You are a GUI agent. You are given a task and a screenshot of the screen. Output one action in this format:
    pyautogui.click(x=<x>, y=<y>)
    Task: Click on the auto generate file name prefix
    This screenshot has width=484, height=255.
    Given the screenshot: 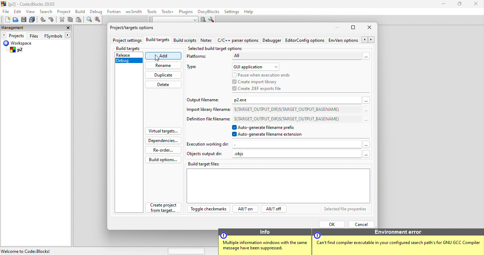 What is the action you would take?
    pyautogui.click(x=269, y=127)
    